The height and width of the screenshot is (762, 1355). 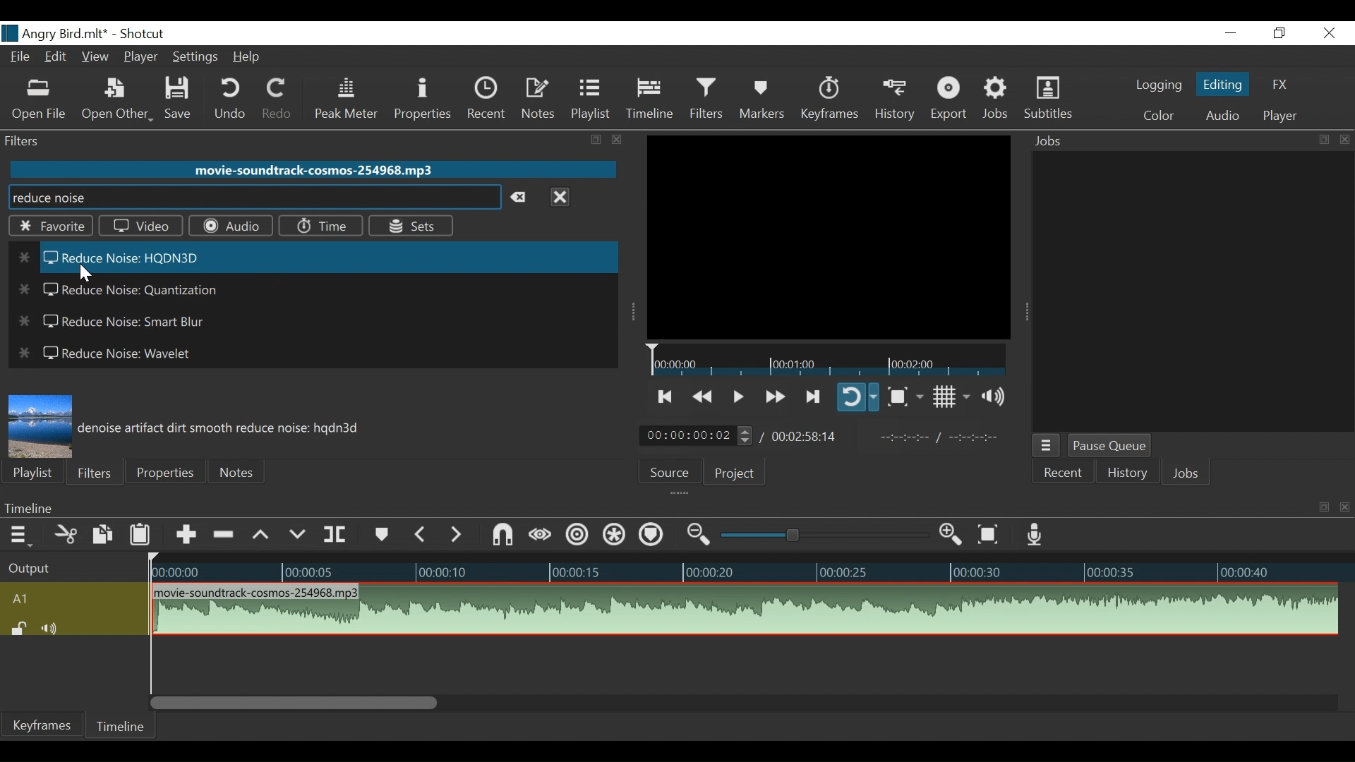 What do you see at coordinates (52, 627) in the screenshot?
I see `Mute` at bounding box center [52, 627].